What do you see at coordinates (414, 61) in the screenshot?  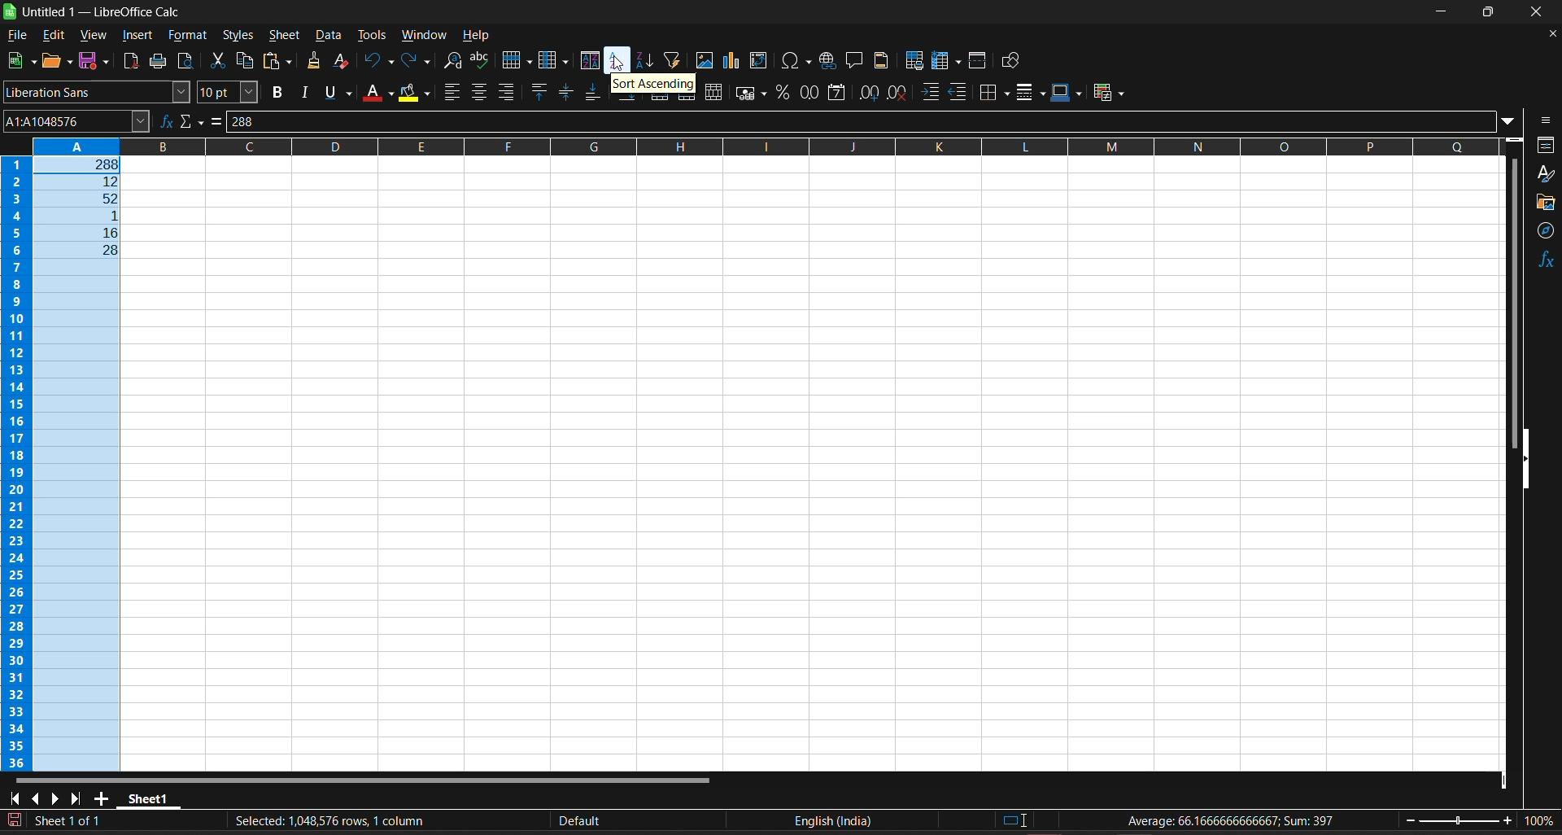 I see `redo` at bounding box center [414, 61].